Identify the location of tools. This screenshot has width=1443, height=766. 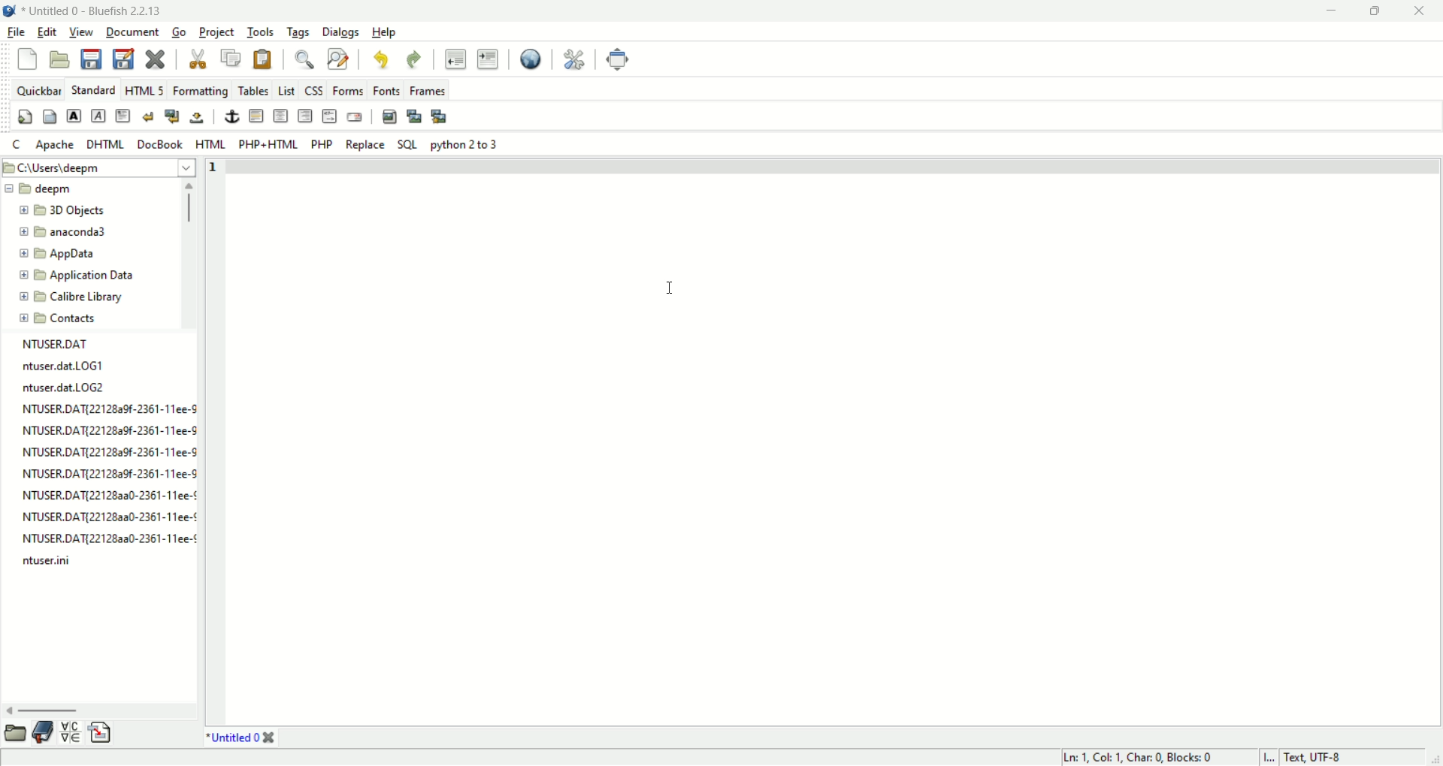
(262, 33).